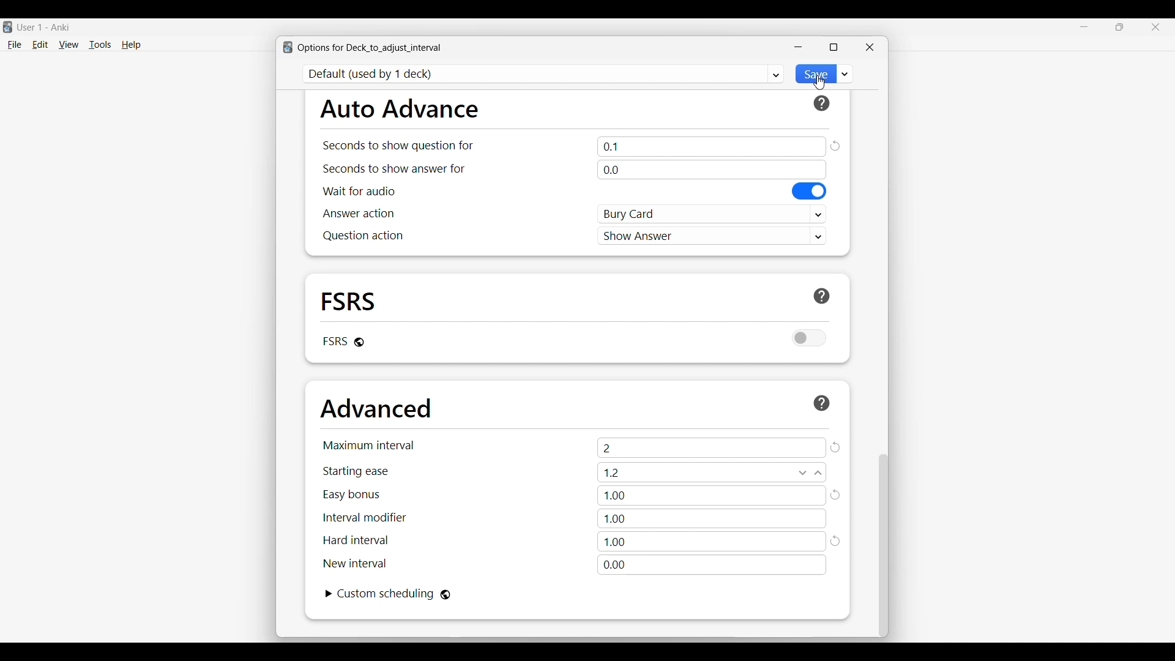 The width and height of the screenshot is (1175, 661). Describe the element at coordinates (822, 103) in the screenshot. I see `Learn more about respective section` at that location.